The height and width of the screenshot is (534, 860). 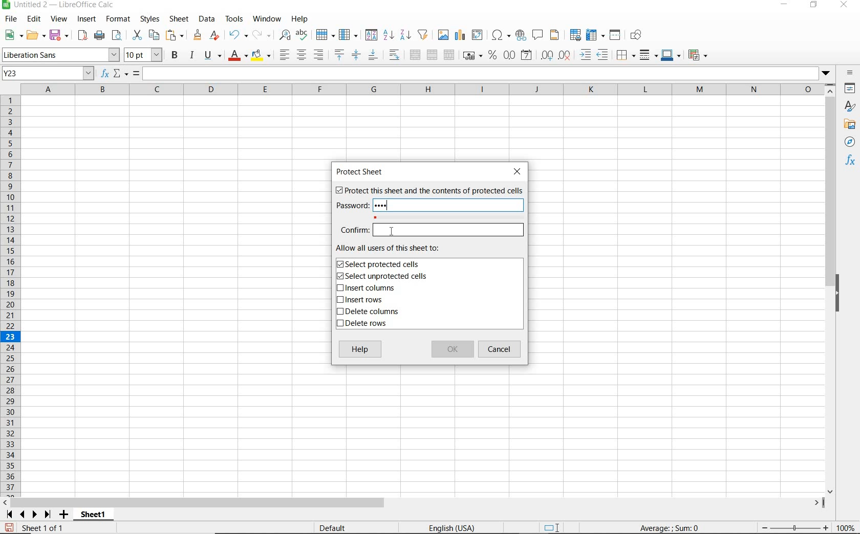 What do you see at coordinates (537, 34) in the screenshot?
I see `INSERT COMMENT` at bounding box center [537, 34].